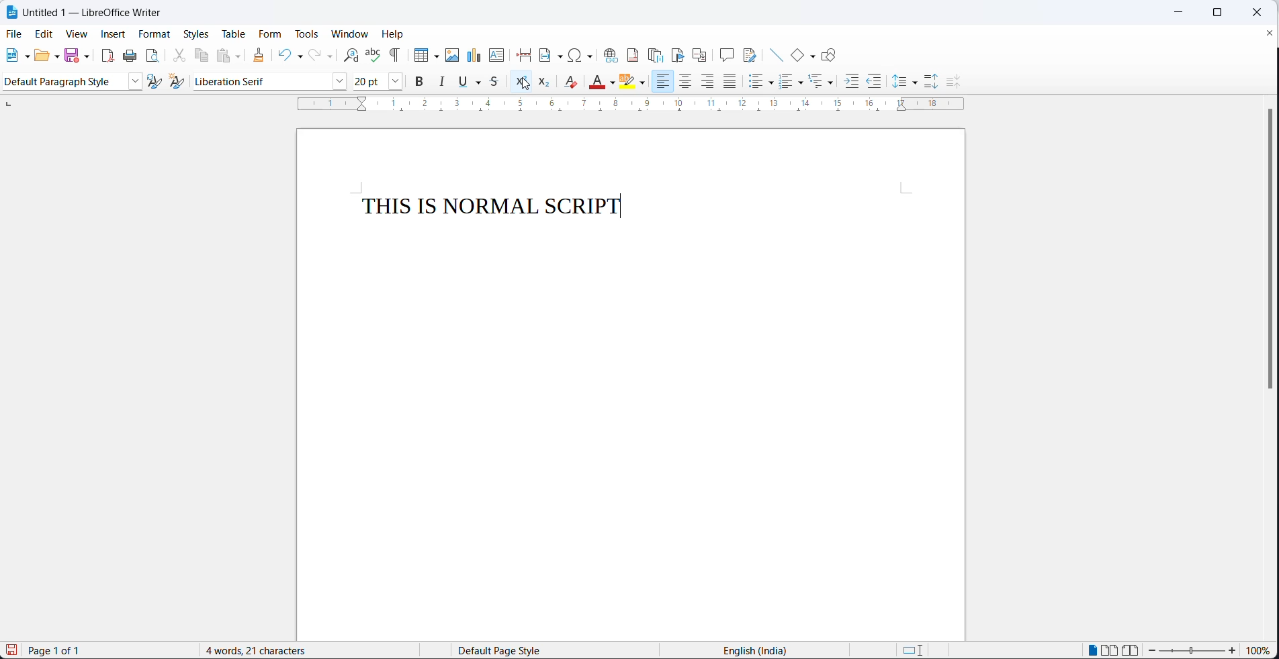  What do you see at coordinates (112, 36) in the screenshot?
I see `insert ` at bounding box center [112, 36].